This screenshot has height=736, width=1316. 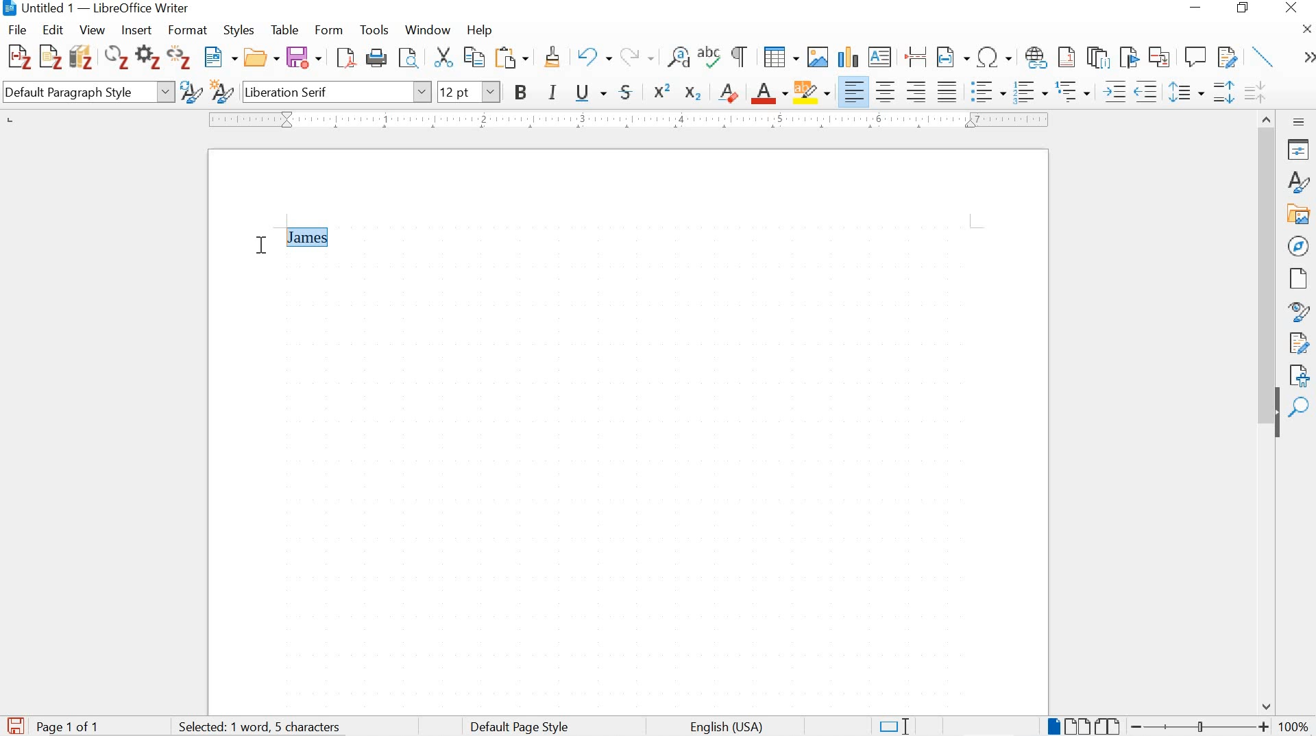 I want to click on undo, so click(x=593, y=58).